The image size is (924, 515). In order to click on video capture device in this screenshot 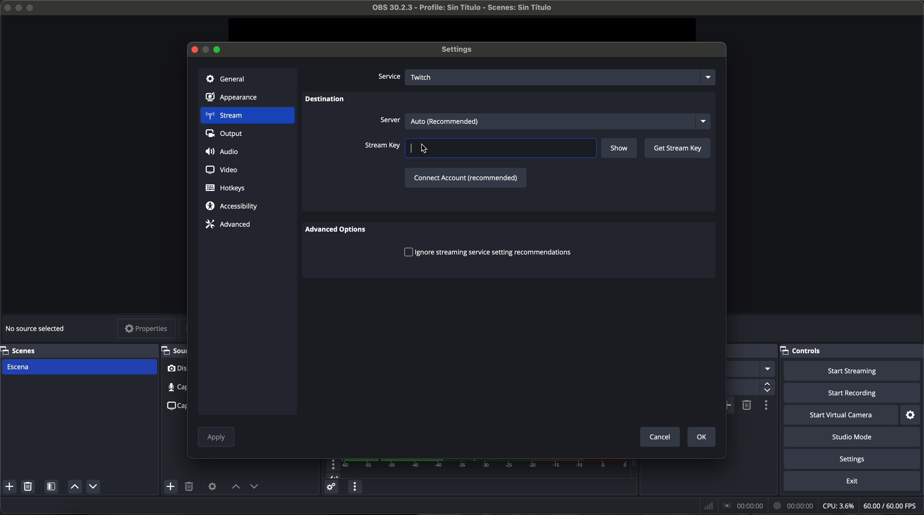, I will do `click(176, 370)`.